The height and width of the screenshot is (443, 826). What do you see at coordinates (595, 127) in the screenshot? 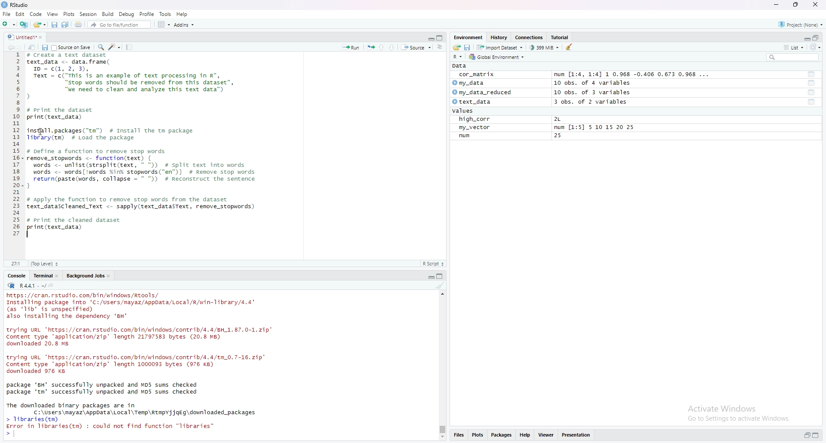
I see `num [1:5] 5 10 15 20 25` at bounding box center [595, 127].